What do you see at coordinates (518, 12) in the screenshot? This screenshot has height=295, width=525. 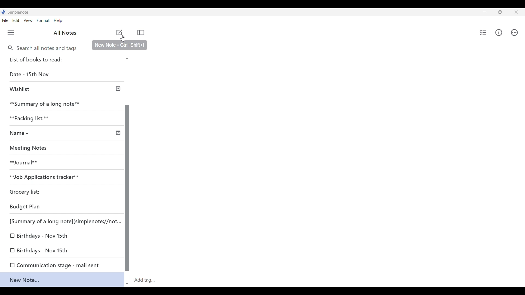 I see `Close` at bounding box center [518, 12].